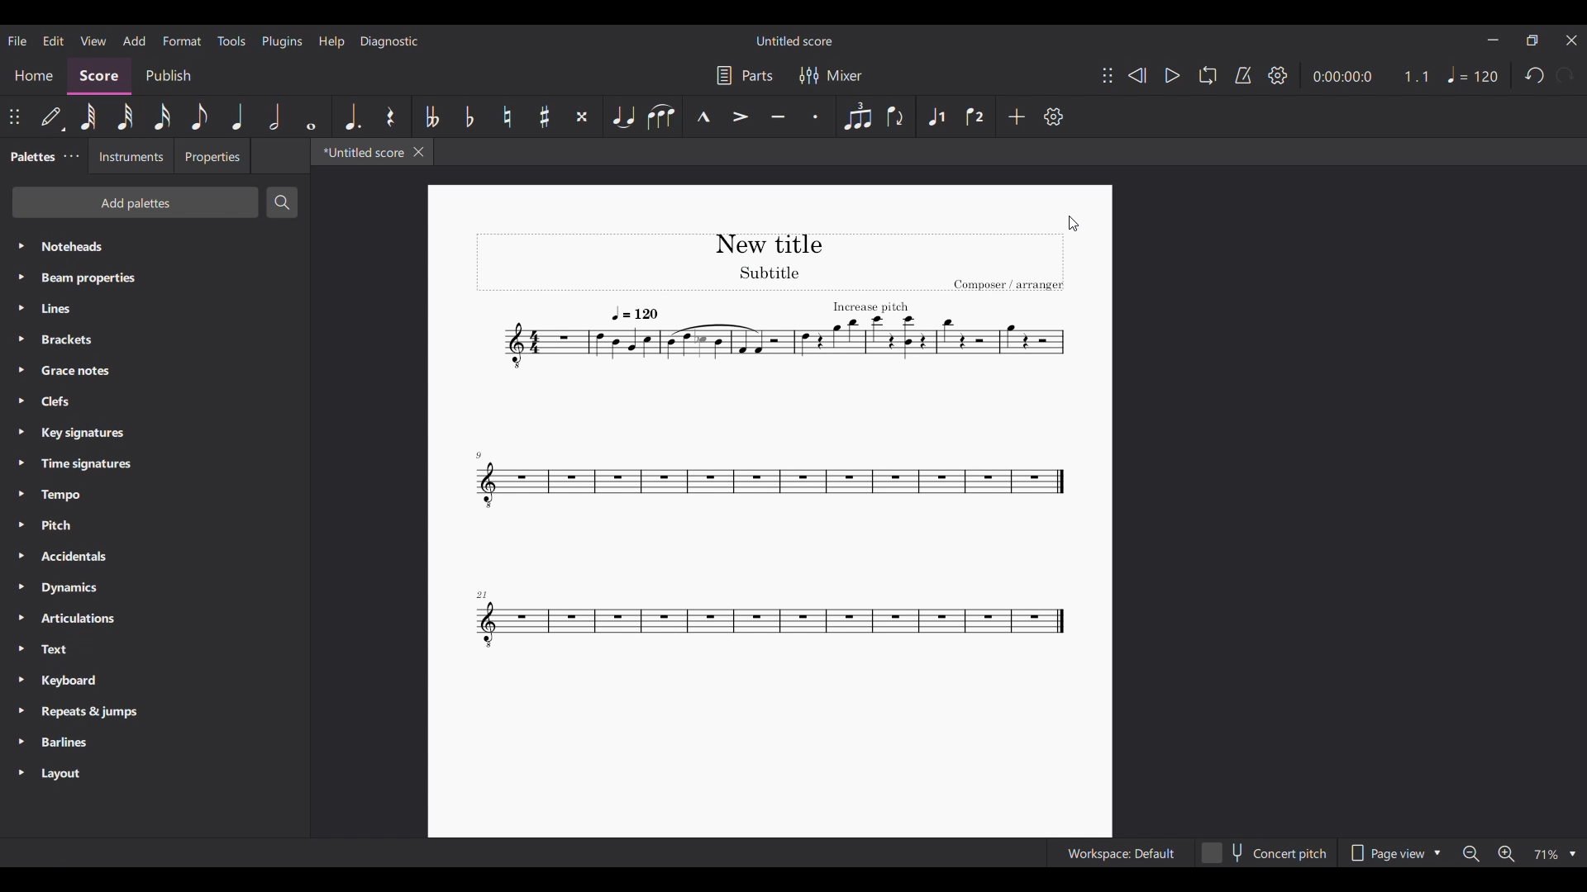 The height and width of the screenshot is (892, 1587). I want to click on Text, so click(155, 650).